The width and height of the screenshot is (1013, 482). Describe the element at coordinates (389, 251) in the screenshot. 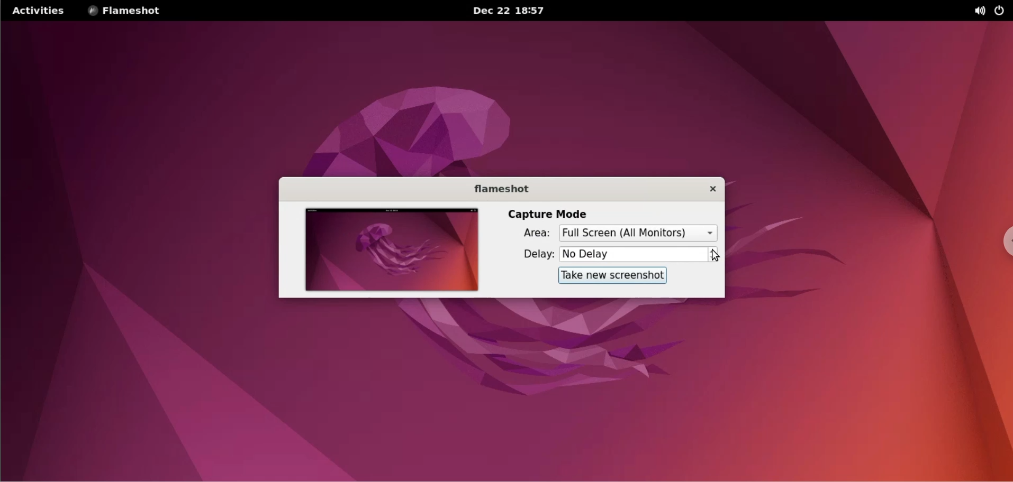

I see `screenshot preview` at that location.